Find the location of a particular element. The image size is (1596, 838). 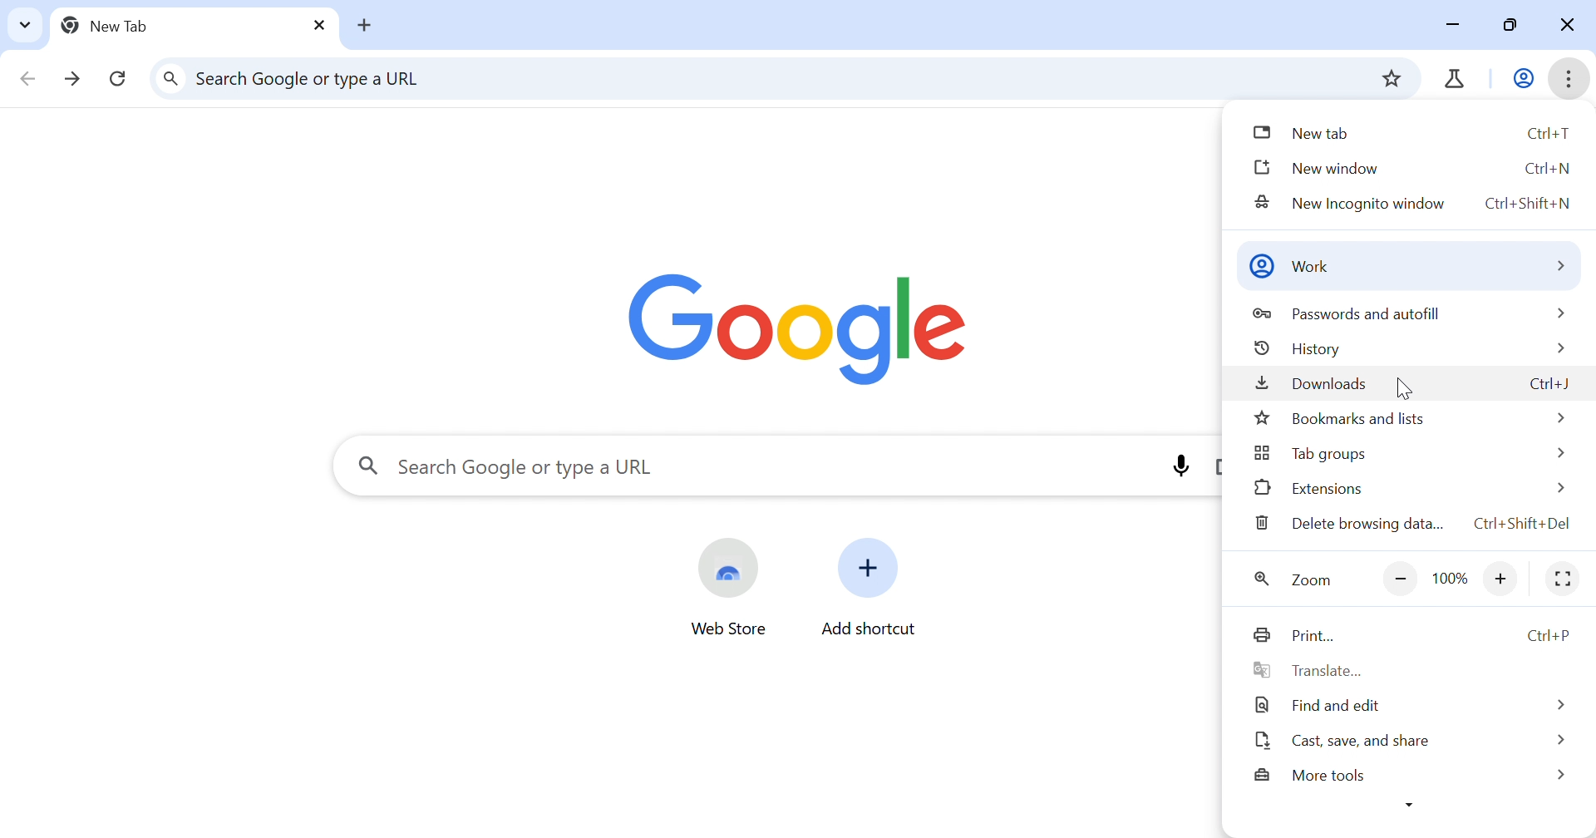

Drop down is located at coordinates (26, 24).